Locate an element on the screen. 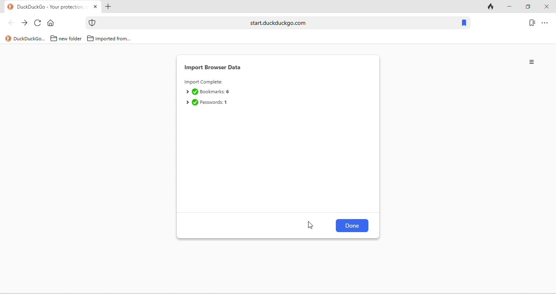  home is located at coordinates (53, 23).